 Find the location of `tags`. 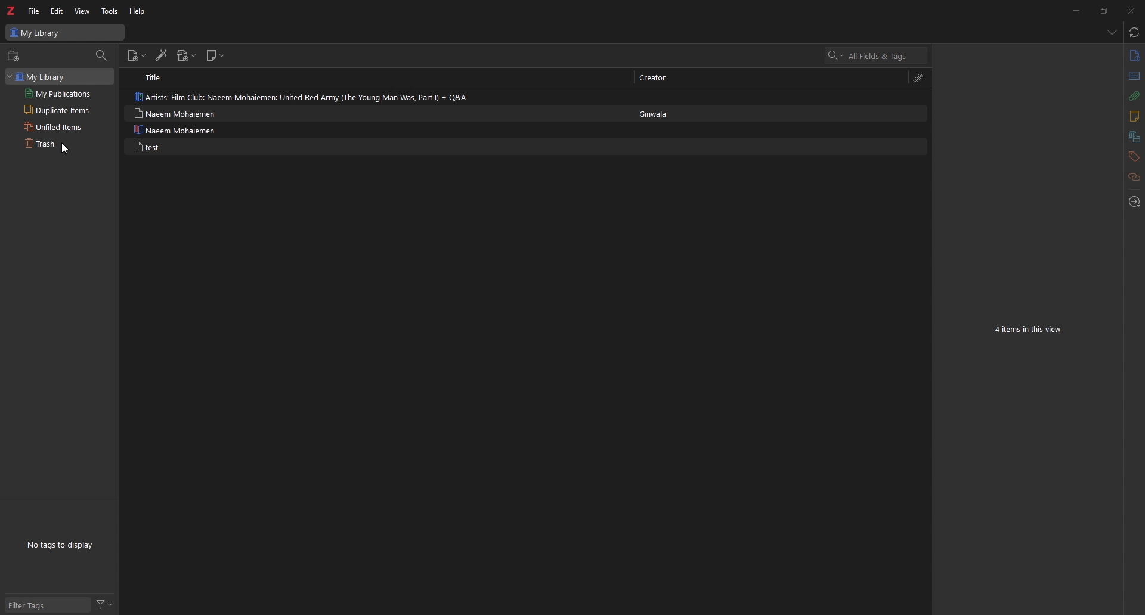

tags is located at coordinates (1132, 157).